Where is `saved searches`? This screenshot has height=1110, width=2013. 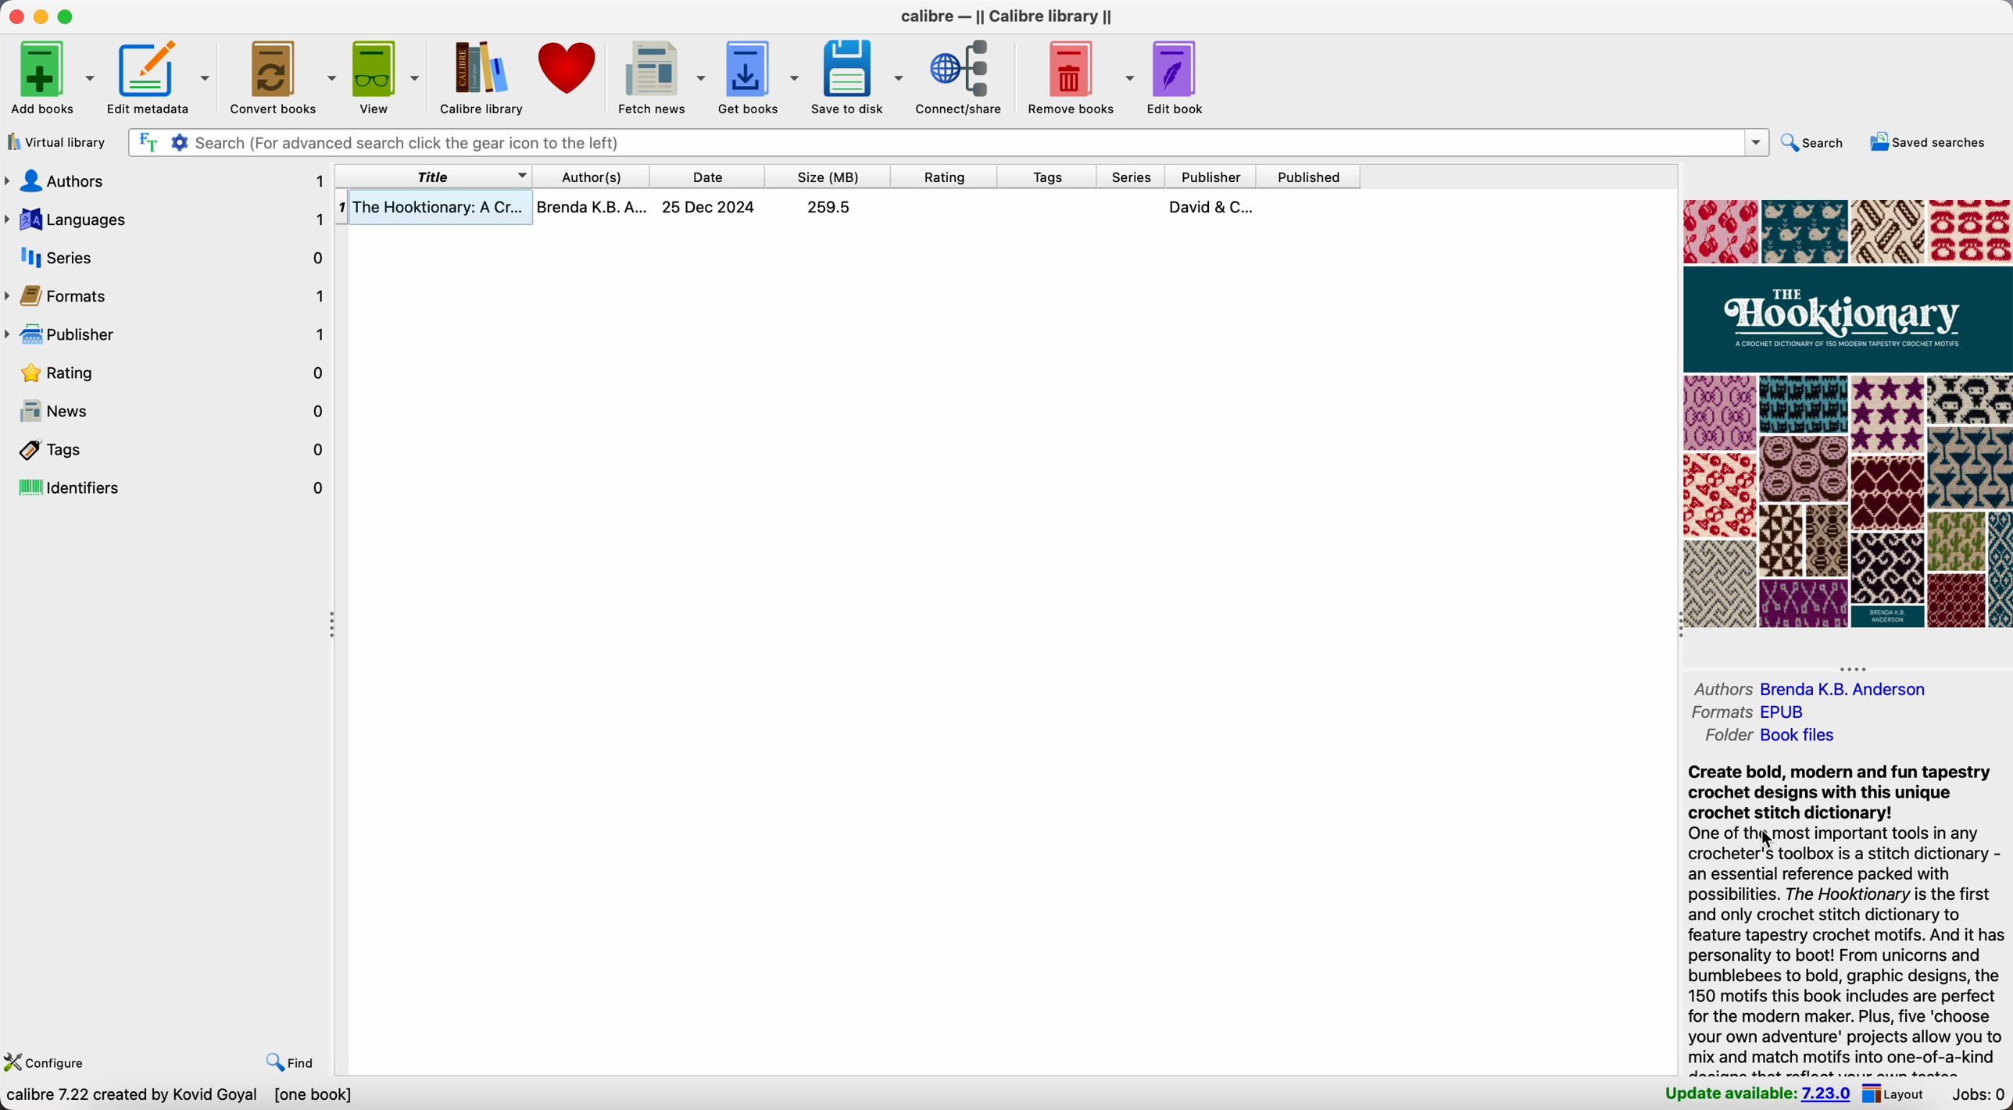
saved searches is located at coordinates (1929, 142).